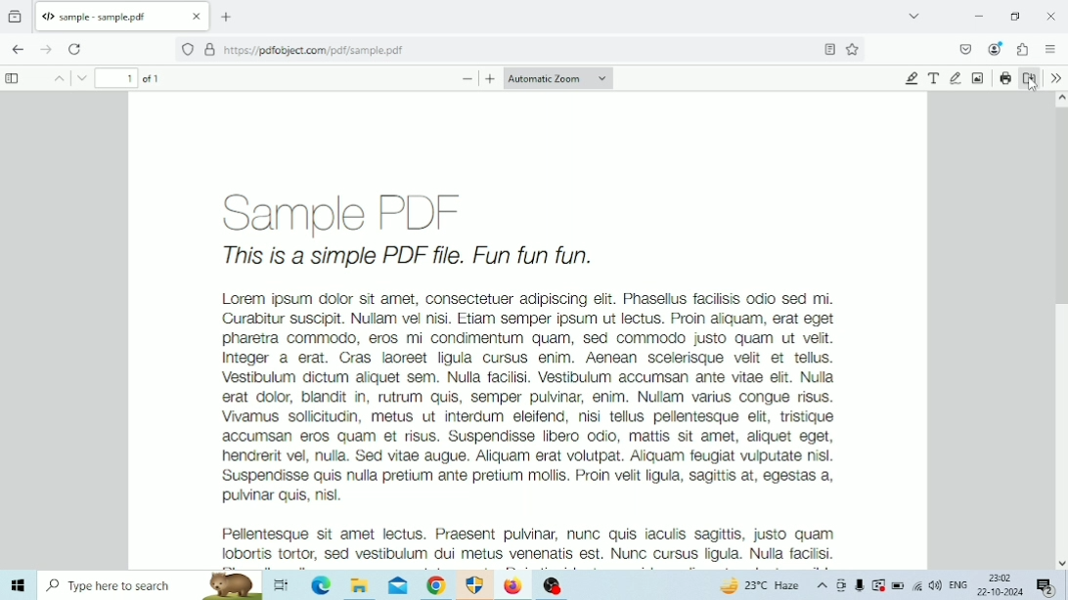 The height and width of the screenshot is (600, 1068). What do you see at coordinates (54, 78) in the screenshot?
I see `Previous page` at bounding box center [54, 78].